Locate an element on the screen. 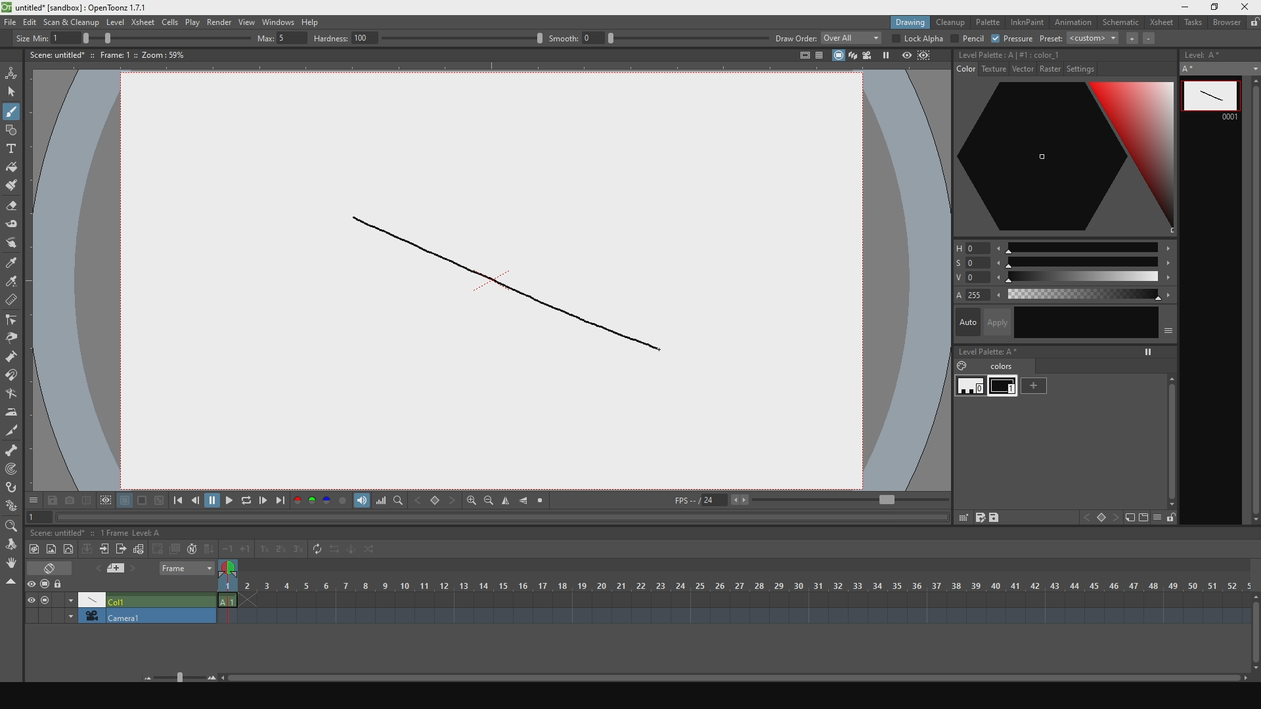  move is located at coordinates (14, 244).